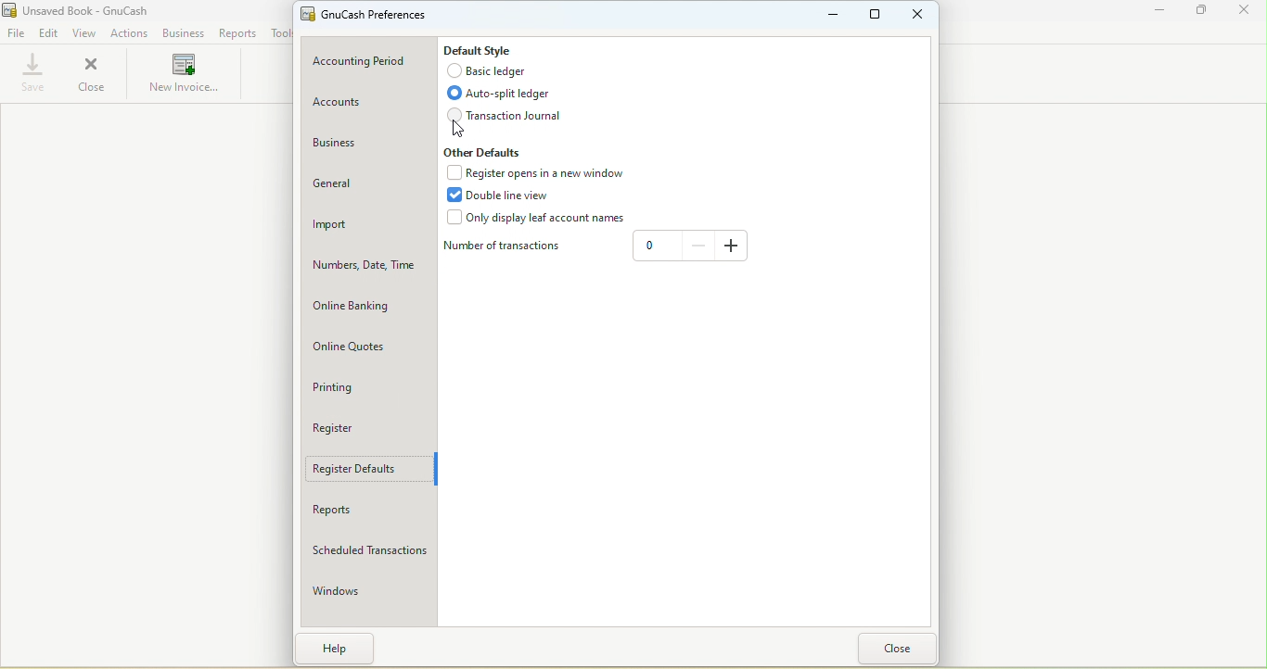 This screenshot has height=669, width=1267. What do you see at coordinates (367, 390) in the screenshot?
I see `Printing` at bounding box center [367, 390].